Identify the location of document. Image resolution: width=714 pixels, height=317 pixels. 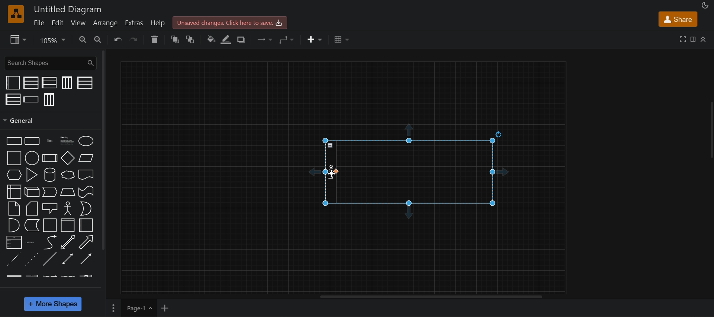
(85, 175).